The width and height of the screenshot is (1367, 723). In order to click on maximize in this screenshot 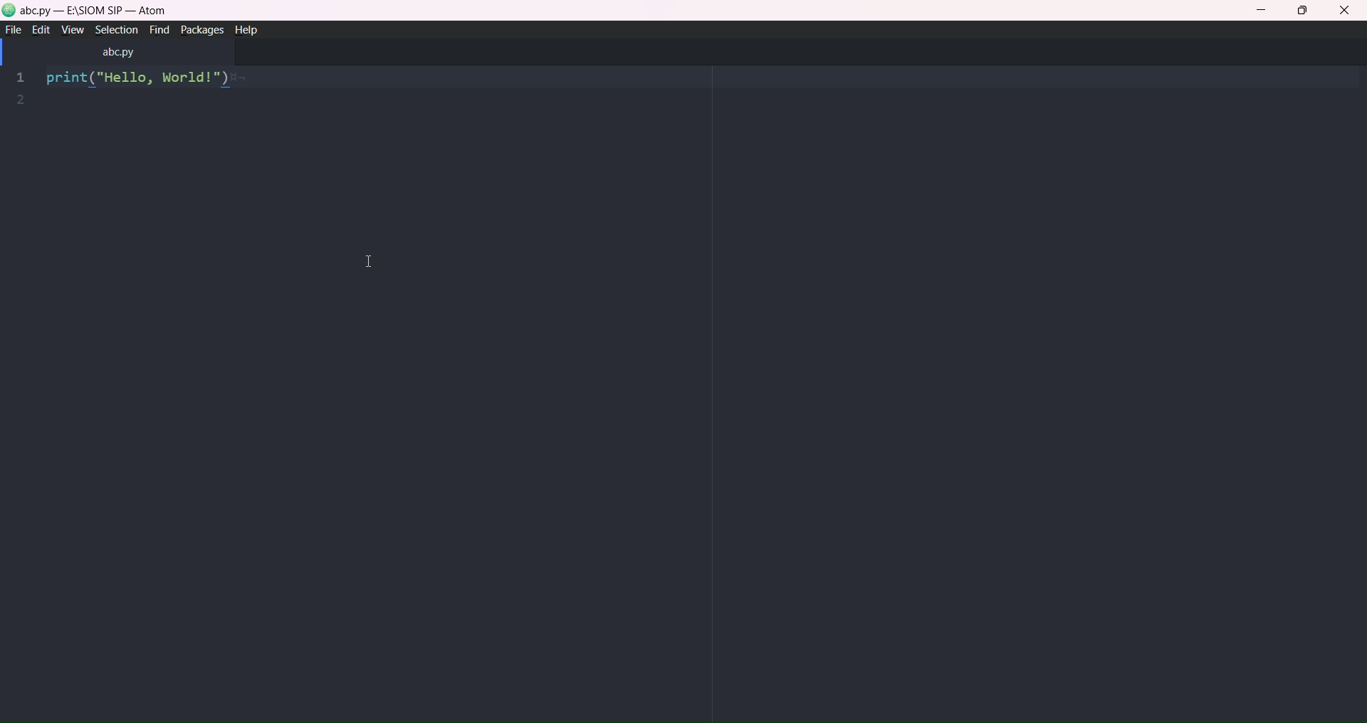, I will do `click(1305, 10)`.